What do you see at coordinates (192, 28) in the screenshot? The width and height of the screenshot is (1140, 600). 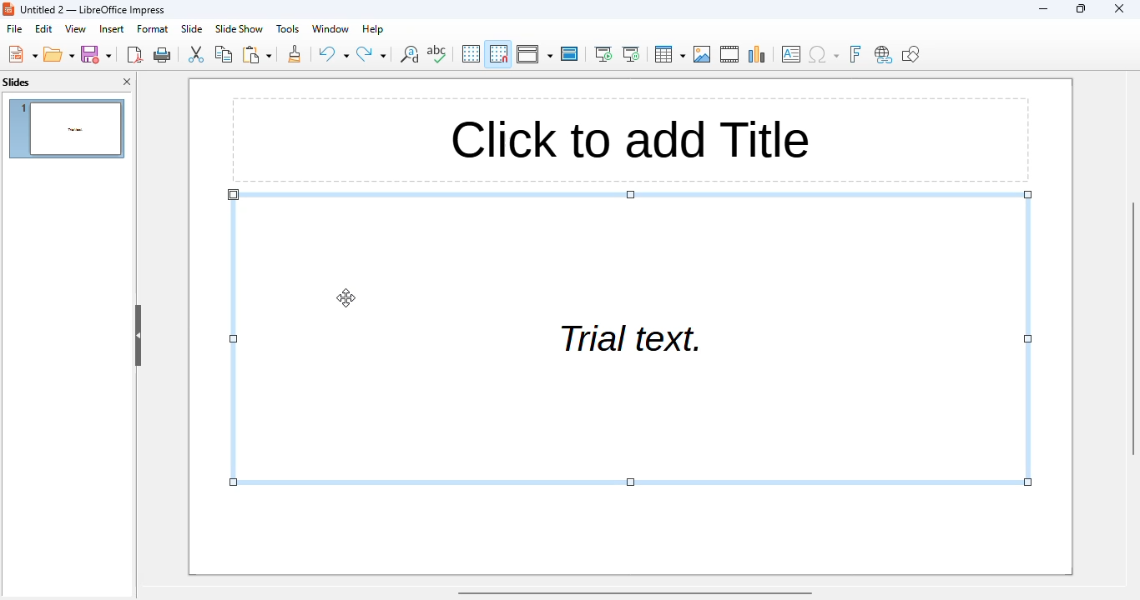 I see `slide` at bounding box center [192, 28].